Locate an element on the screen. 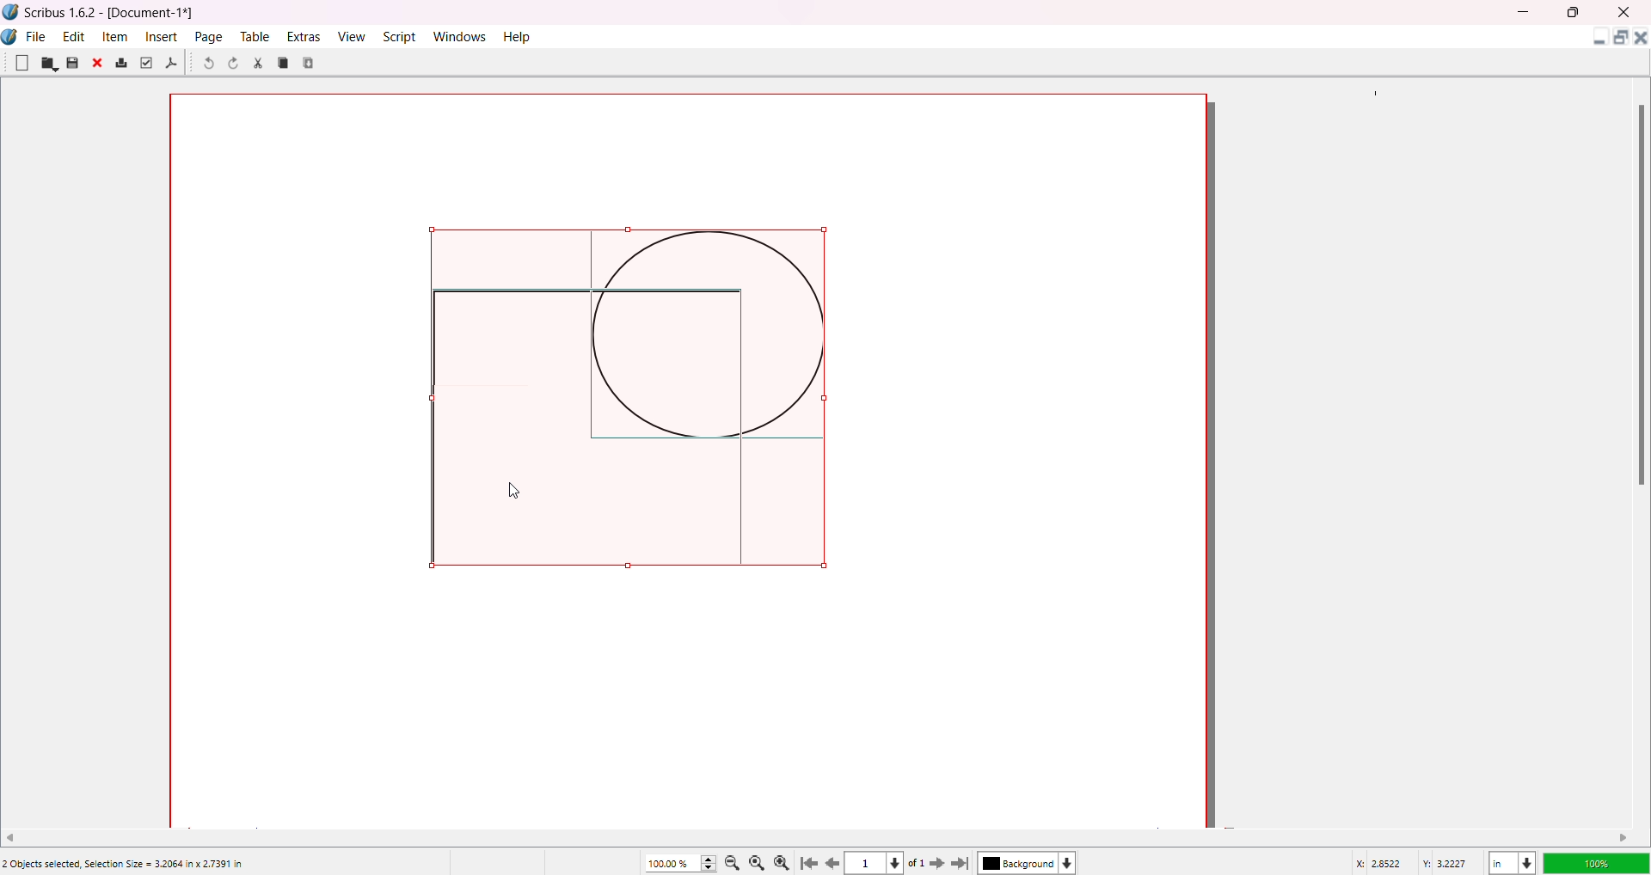 The width and height of the screenshot is (1651, 875). Preflight Verifier is located at coordinates (145, 63).